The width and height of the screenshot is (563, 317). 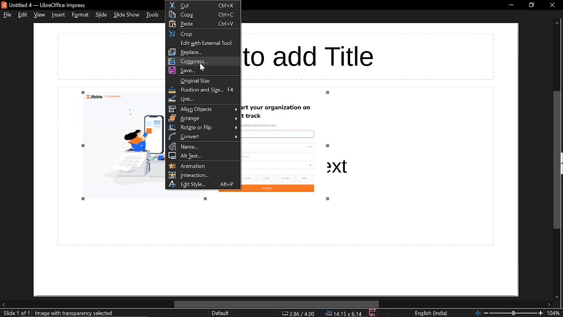 What do you see at coordinates (555, 313) in the screenshot?
I see `current zoom` at bounding box center [555, 313].